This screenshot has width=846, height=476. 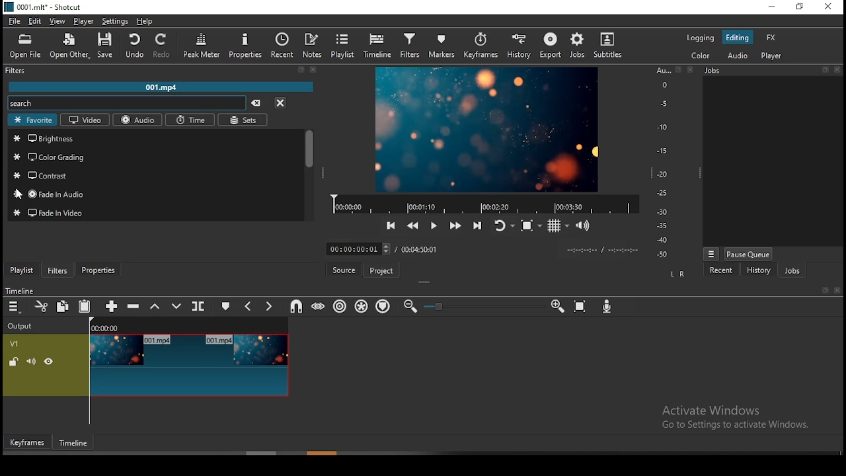 I want to click on close menu, so click(x=282, y=102).